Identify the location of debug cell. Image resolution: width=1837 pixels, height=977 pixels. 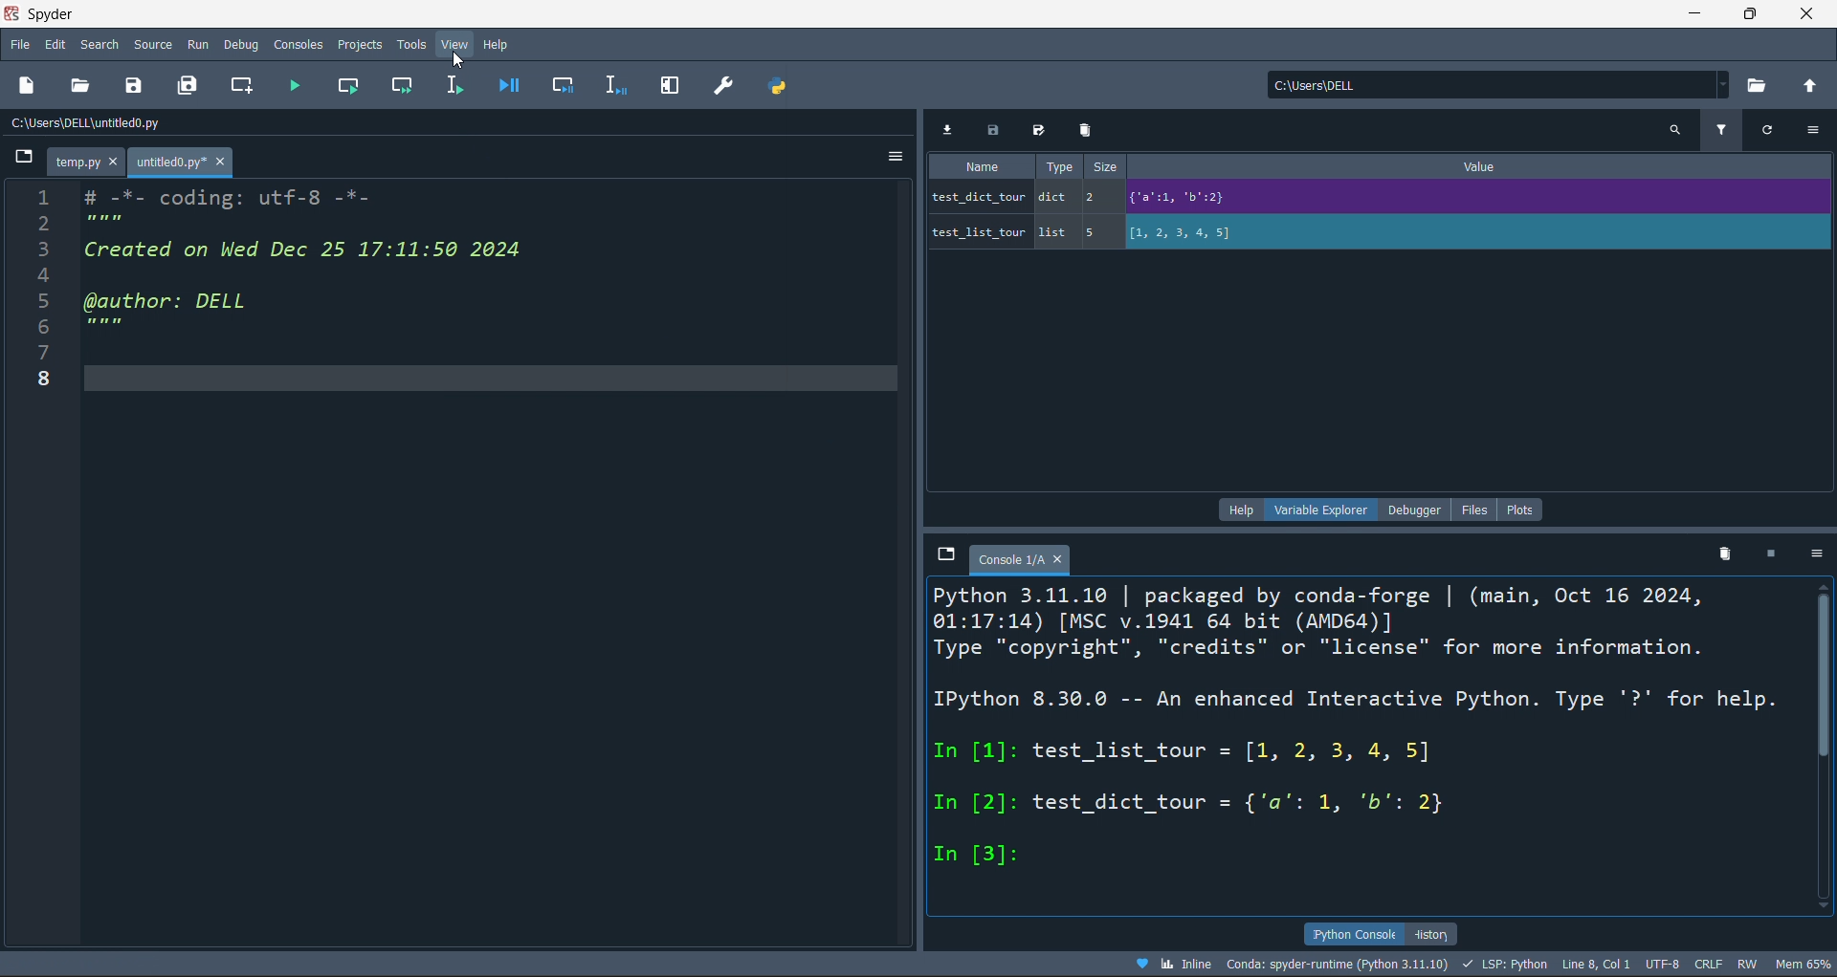
(559, 85).